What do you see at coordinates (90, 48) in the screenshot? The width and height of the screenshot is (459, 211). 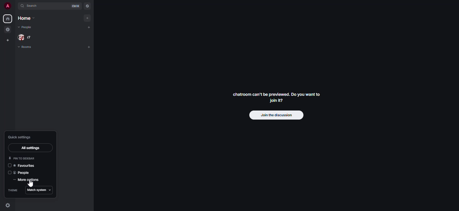 I see `add` at bounding box center [90, 48].